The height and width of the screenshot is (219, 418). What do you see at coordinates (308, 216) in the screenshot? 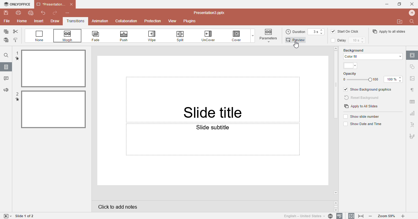
I see `Set document language` at bounding box center [308, 216].